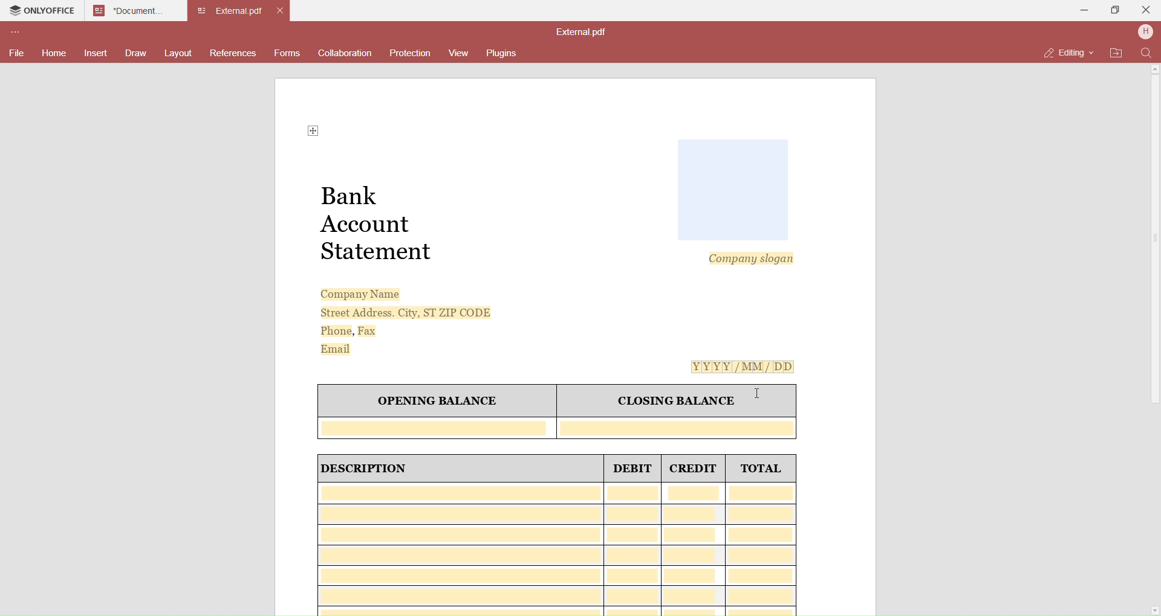 Image resolution: width=1161 pixels, height=616 pixels. What do you see at coordinates (380, 223) in the screenshot?
I see `Bank
Account
Statement` at bounding box center [380, 223].